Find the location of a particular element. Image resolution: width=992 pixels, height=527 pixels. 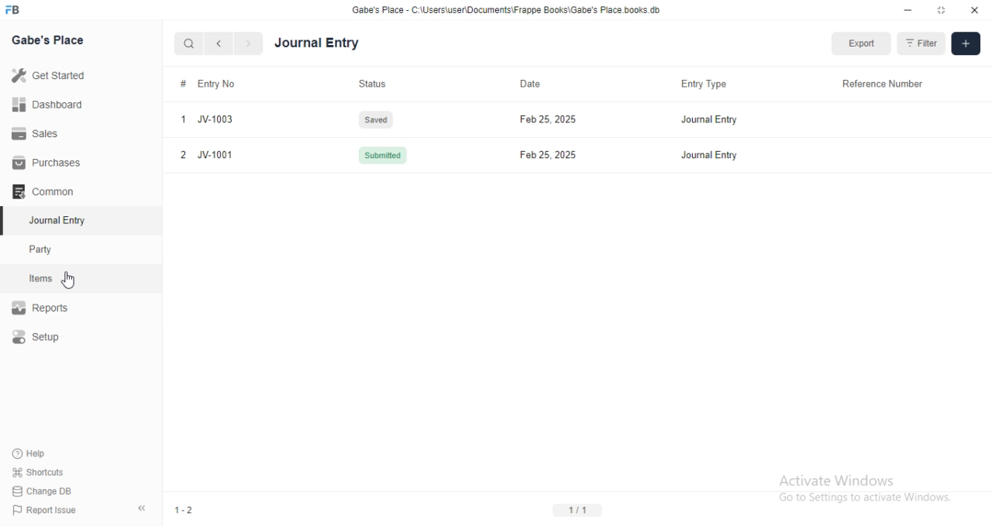

Change DB is located at coordinates (46, 489).